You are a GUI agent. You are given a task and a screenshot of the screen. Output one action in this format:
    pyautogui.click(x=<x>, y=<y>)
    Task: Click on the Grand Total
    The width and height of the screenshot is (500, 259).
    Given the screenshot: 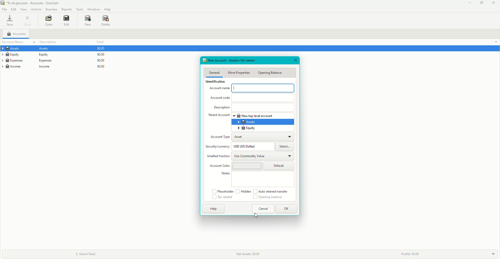 What is the action you would take?
    pyautogui.click(x=85, y=253)
    